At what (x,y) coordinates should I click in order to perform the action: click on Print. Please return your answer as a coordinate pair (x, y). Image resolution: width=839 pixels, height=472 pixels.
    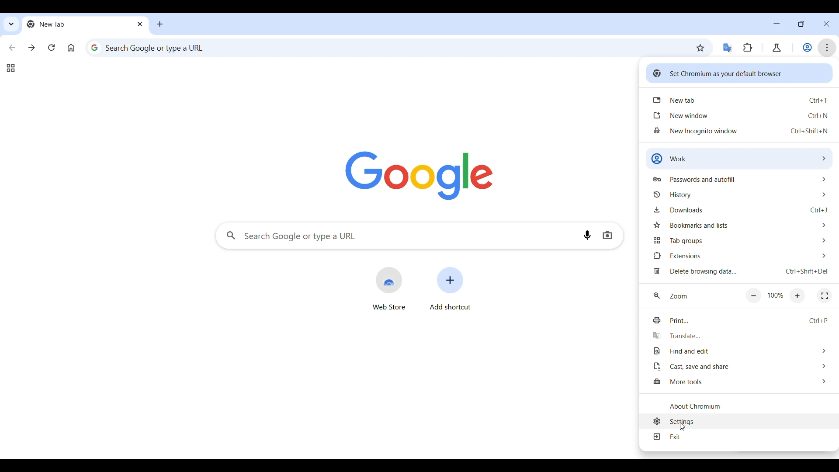
    Looking at the image, I should click on (740, 320).